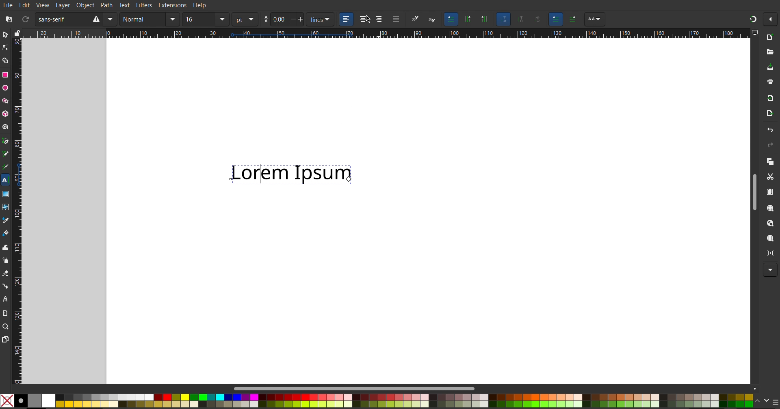 This screenshot has width=780, height=409. What do you see at coordinates (368, 20) in the screenshot?
I see `Cursor at Align` at bounding box center [368, 20].